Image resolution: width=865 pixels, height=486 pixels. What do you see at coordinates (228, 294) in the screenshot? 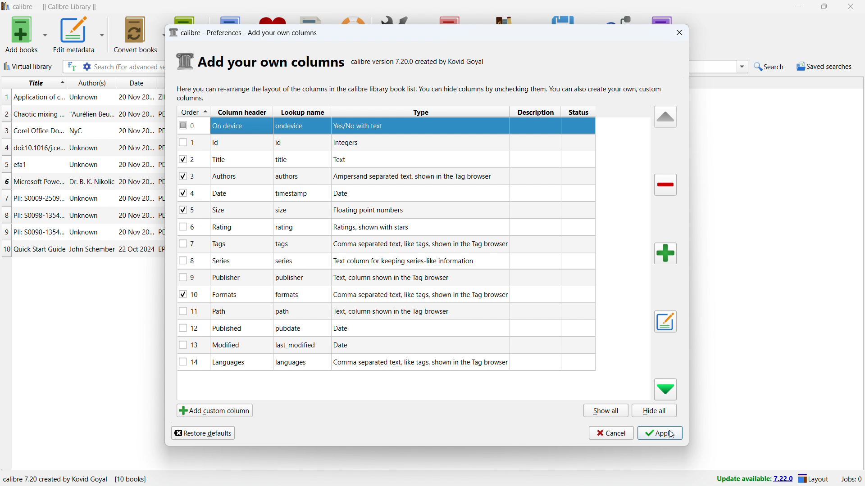
I see `formats` at bounding box center [228, 294].